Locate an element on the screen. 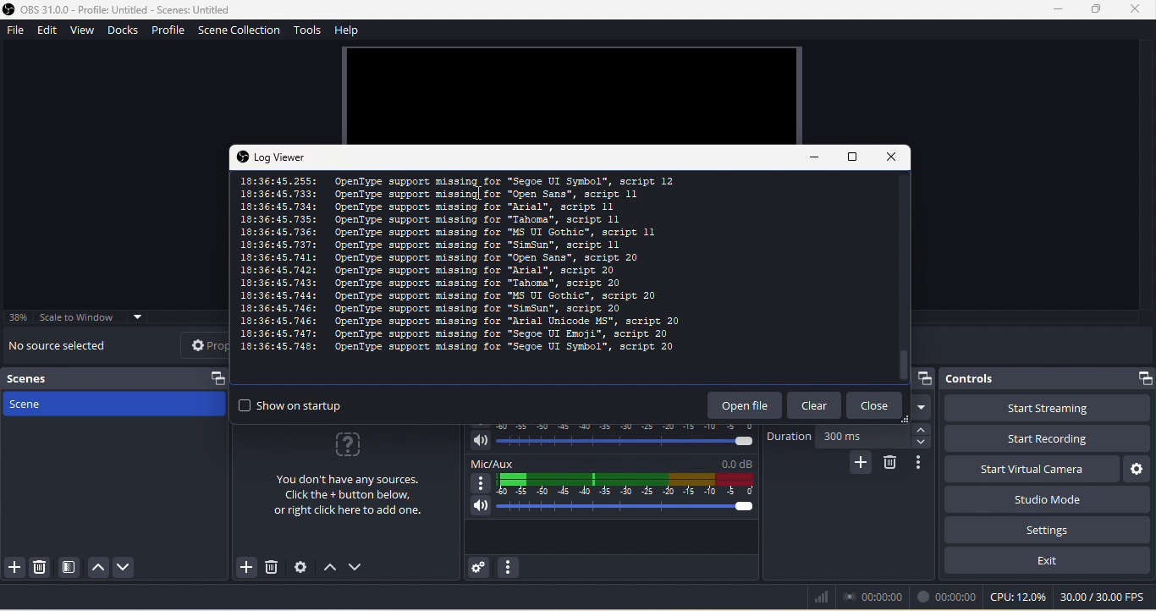 The width and height of the screenshot is (1156, 611). setting is located at coordinates (1045, 531).